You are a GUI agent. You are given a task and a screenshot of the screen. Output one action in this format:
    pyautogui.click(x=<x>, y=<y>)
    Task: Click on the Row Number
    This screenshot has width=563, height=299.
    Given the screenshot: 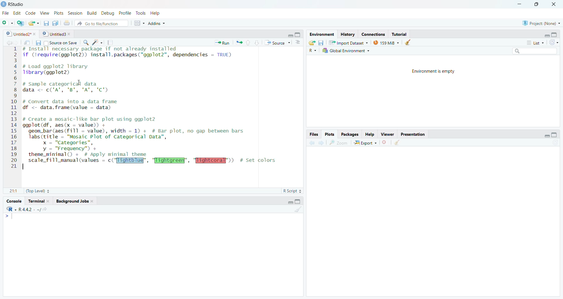 What is the action you would take?
    pyautogui.click(x=13, y=108)
    